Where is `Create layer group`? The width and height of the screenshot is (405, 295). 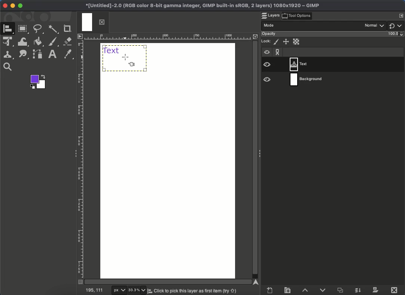
Create layer group is located at coordinates (287, 290).